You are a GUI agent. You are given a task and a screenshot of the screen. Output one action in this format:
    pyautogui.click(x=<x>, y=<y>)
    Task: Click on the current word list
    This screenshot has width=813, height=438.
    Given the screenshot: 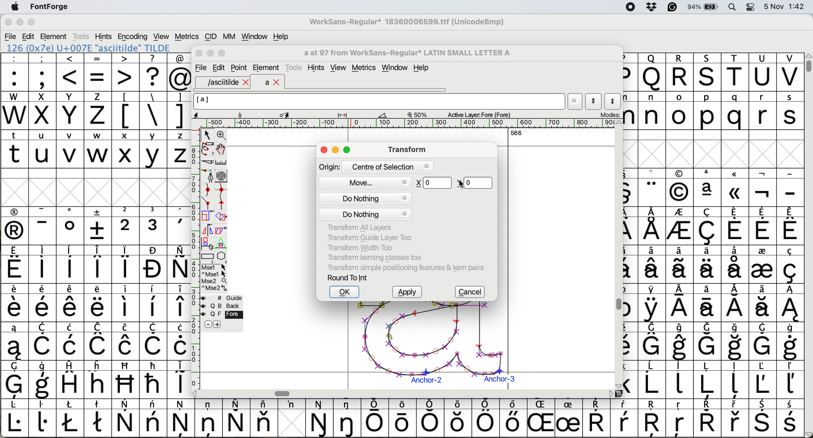 What is the action you would take?
    pyautogui.click(x=575, y=103)
    